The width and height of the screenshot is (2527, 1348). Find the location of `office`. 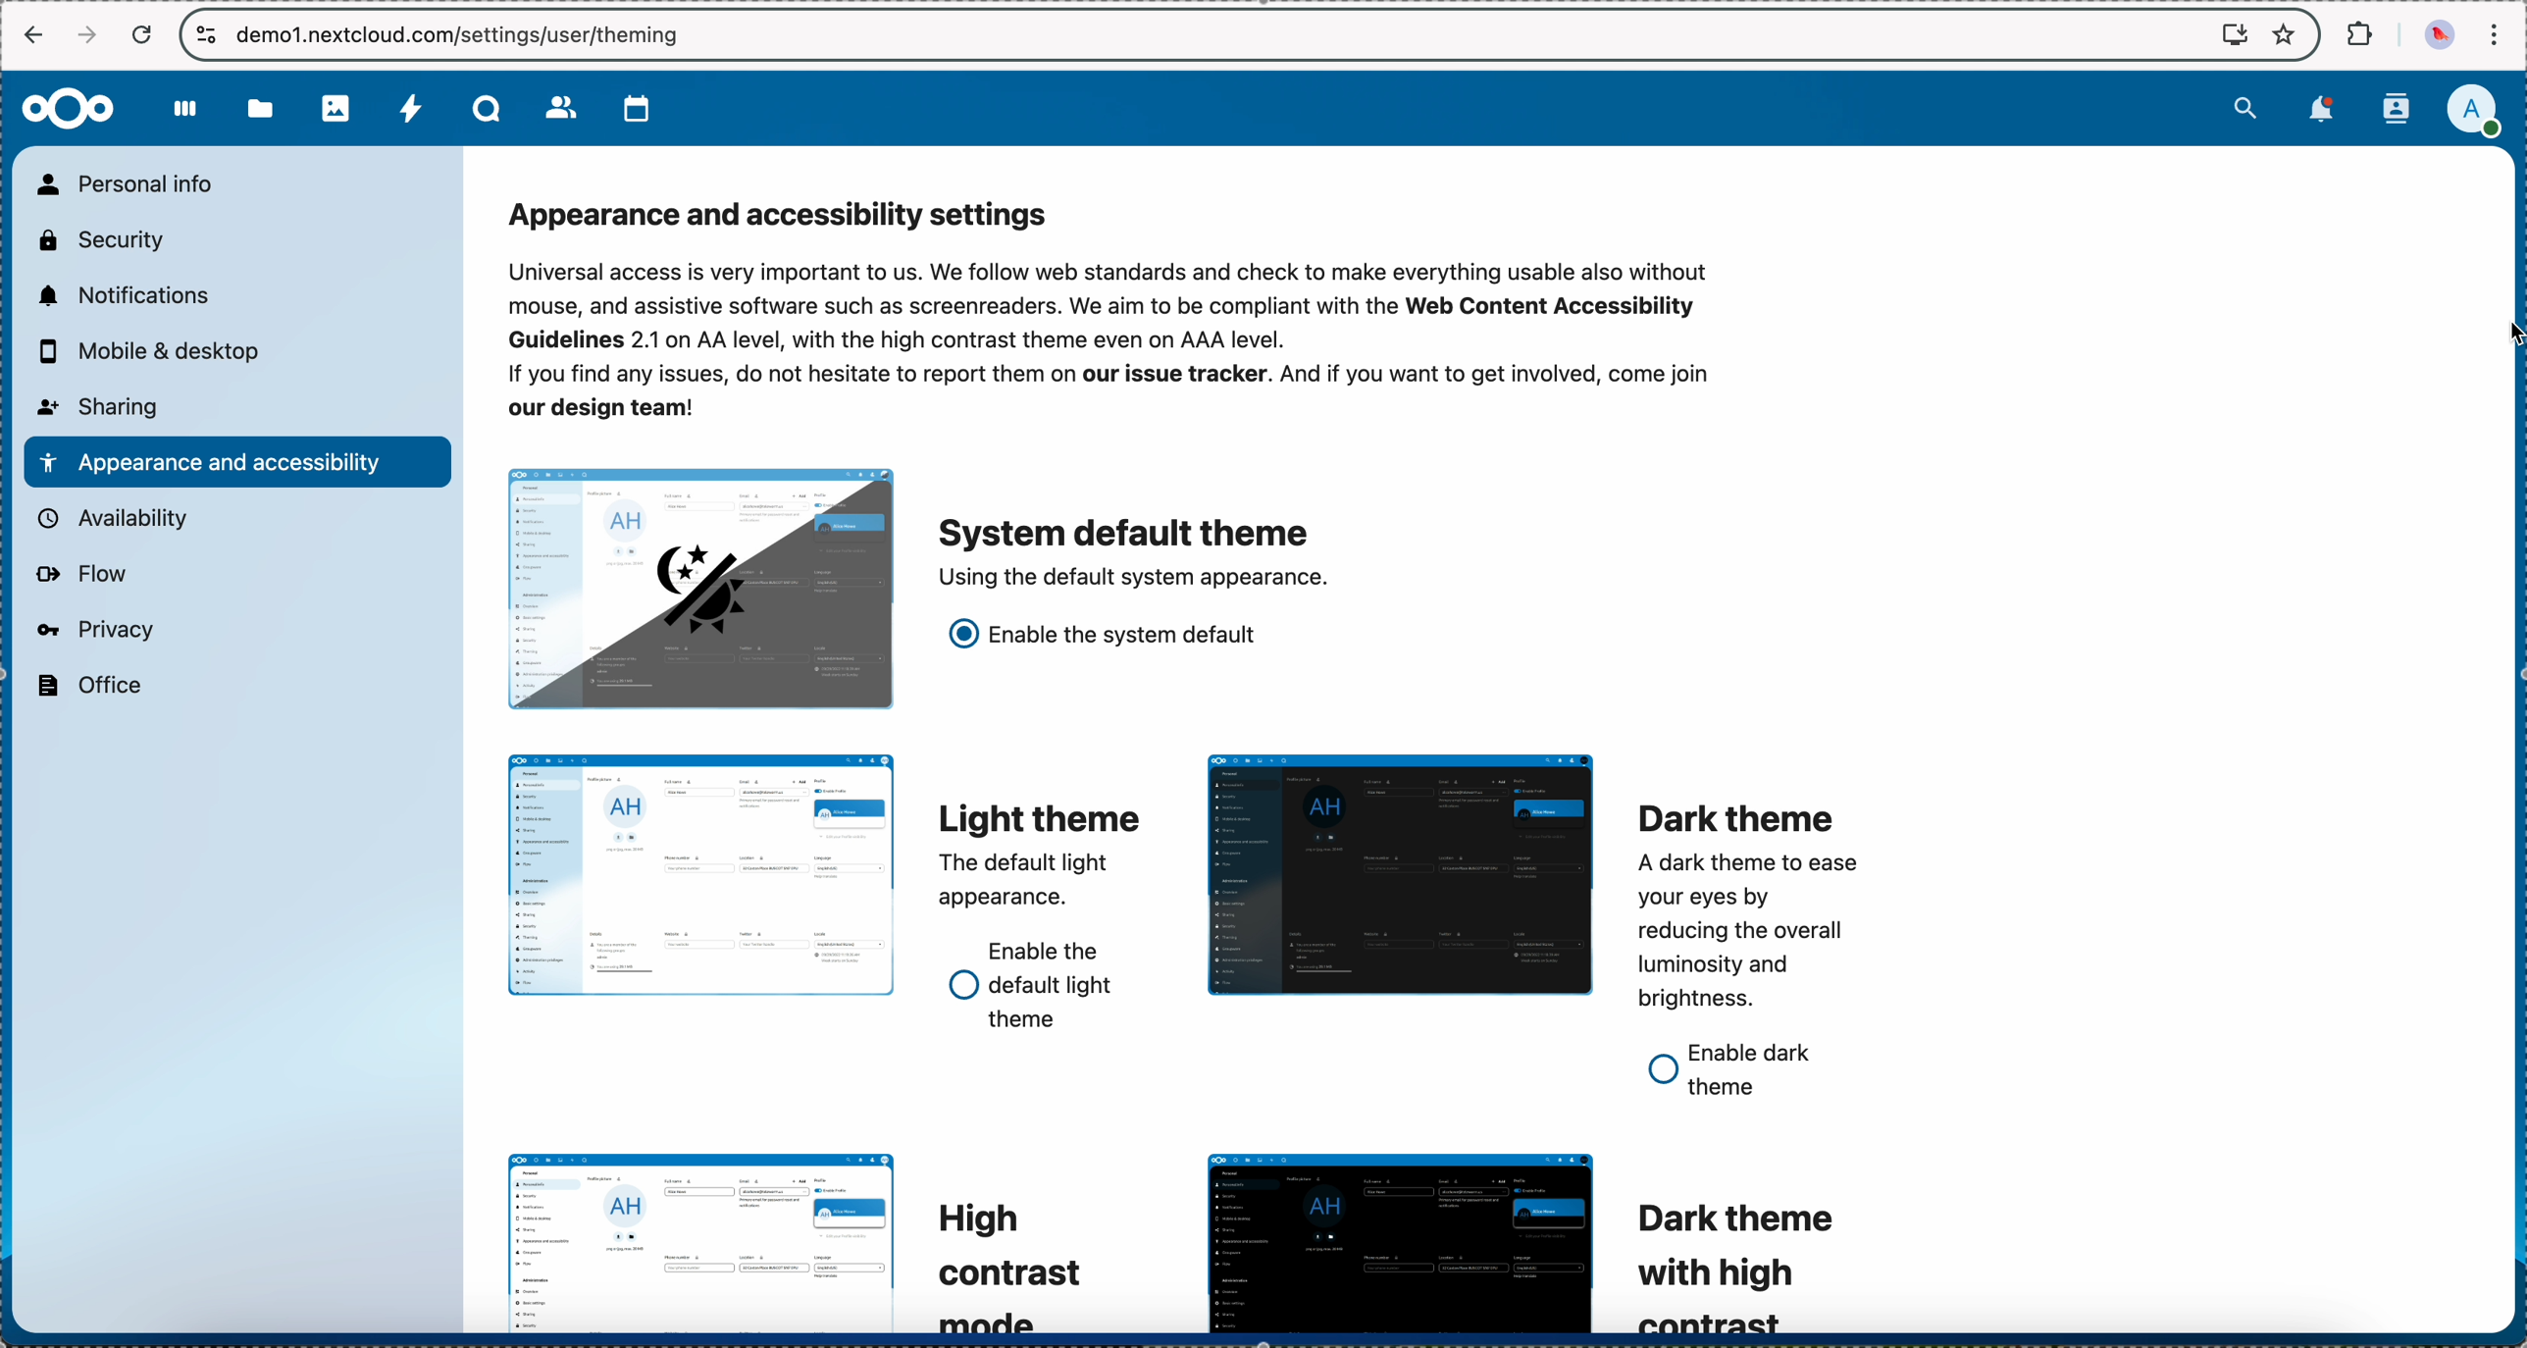

office is located at coordinates (90, 687).